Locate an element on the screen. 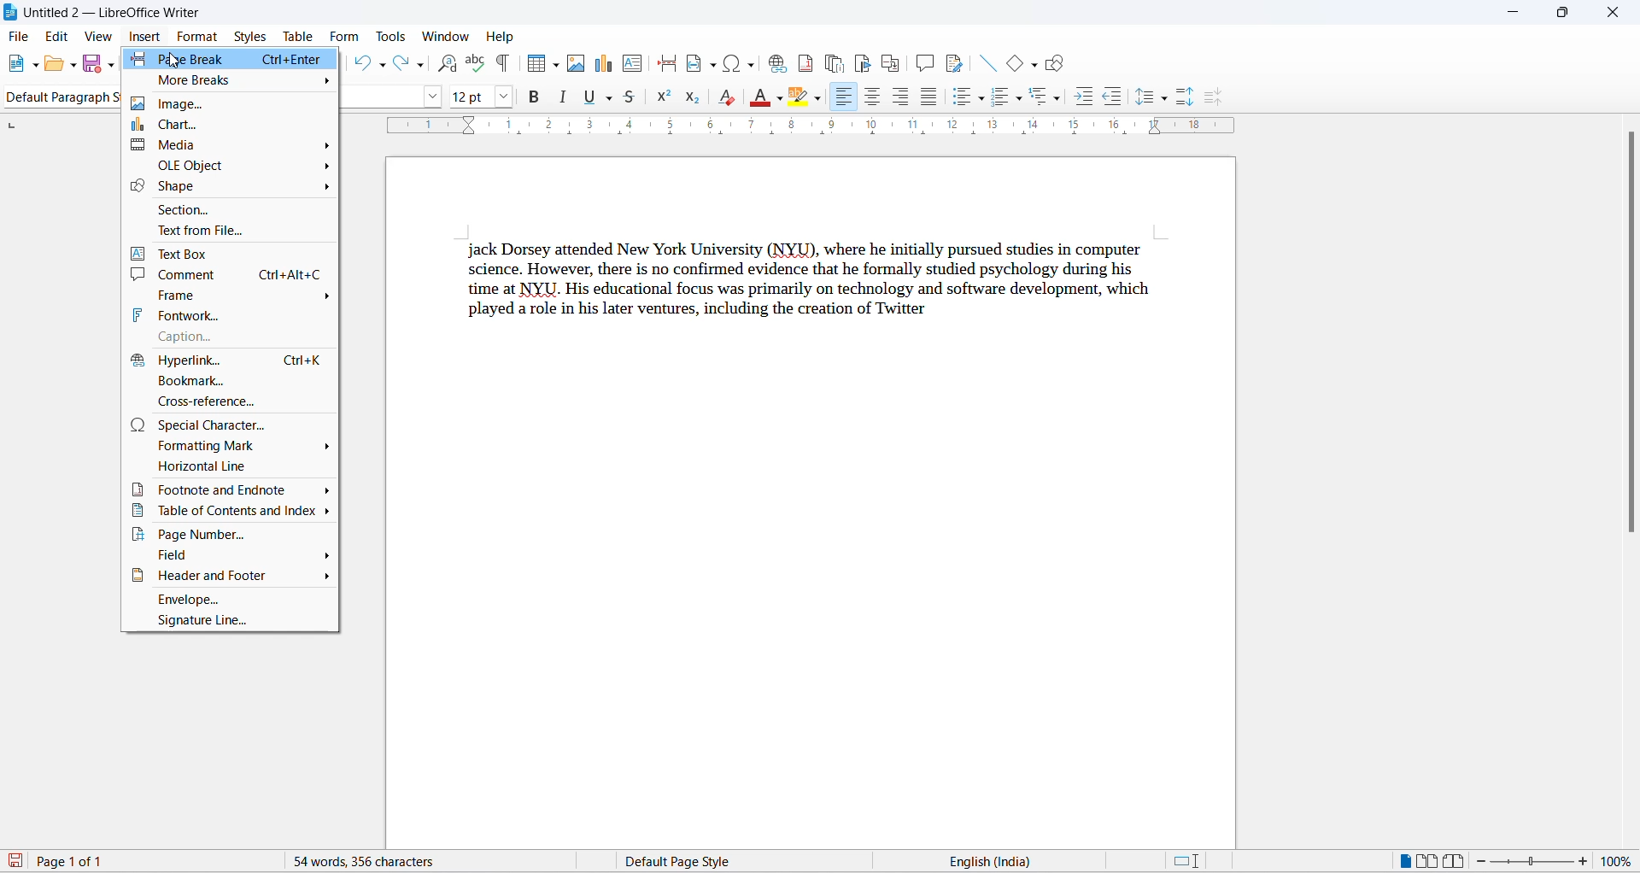 Image resolution: width=1640 pixels, height=873 pixels. insert footnote is located at coordinates (802, 63).